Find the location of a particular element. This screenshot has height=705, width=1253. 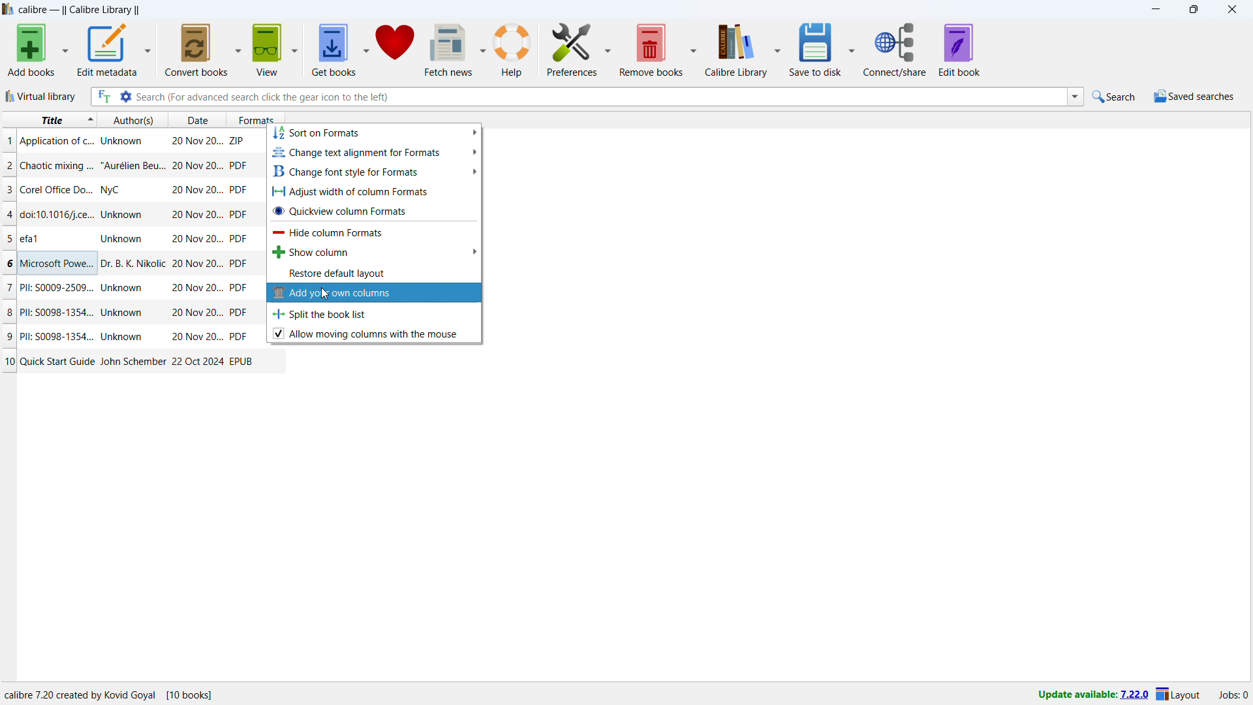

view options is located at coordinates (295, 49).